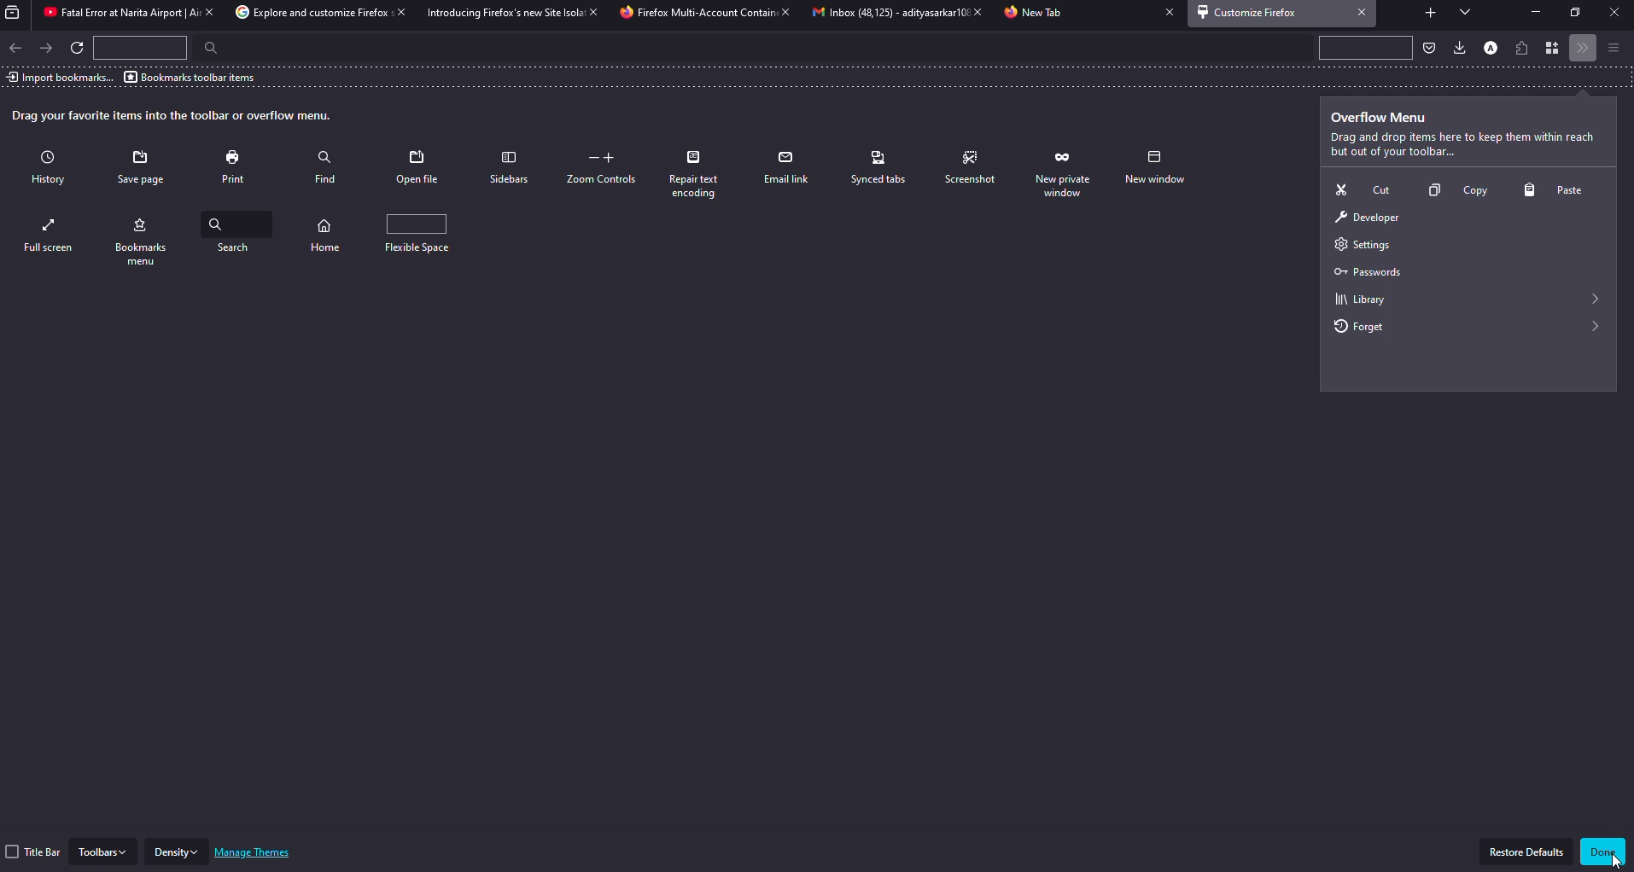  I want to click on close, so click(785, 13).